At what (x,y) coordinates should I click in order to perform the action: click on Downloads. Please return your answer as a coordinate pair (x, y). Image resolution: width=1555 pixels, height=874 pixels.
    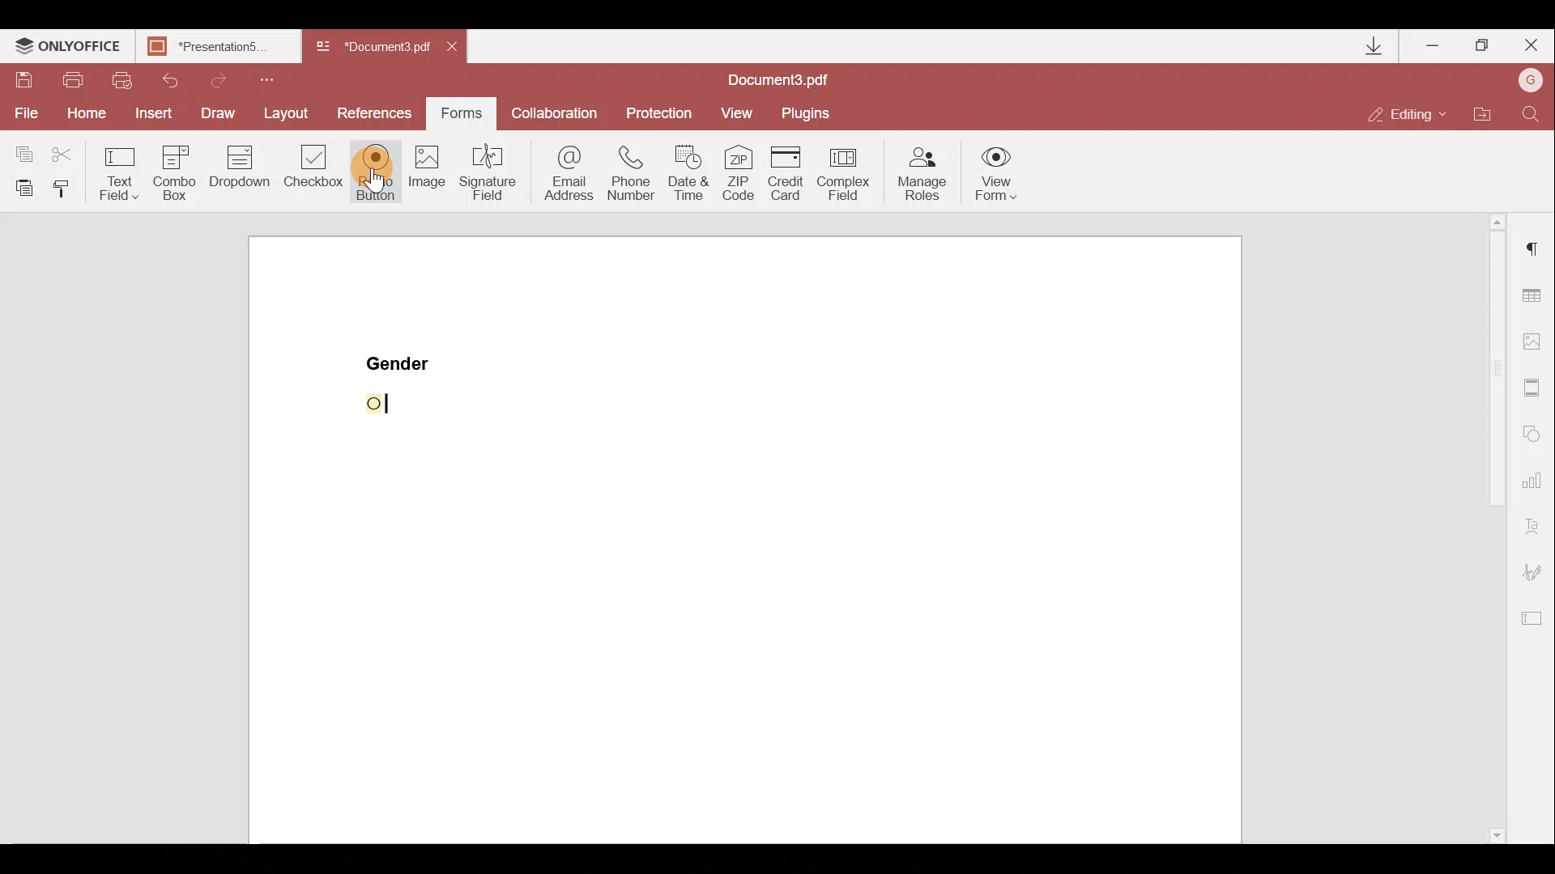
    Looking at the image, I should click on (1365, 44).